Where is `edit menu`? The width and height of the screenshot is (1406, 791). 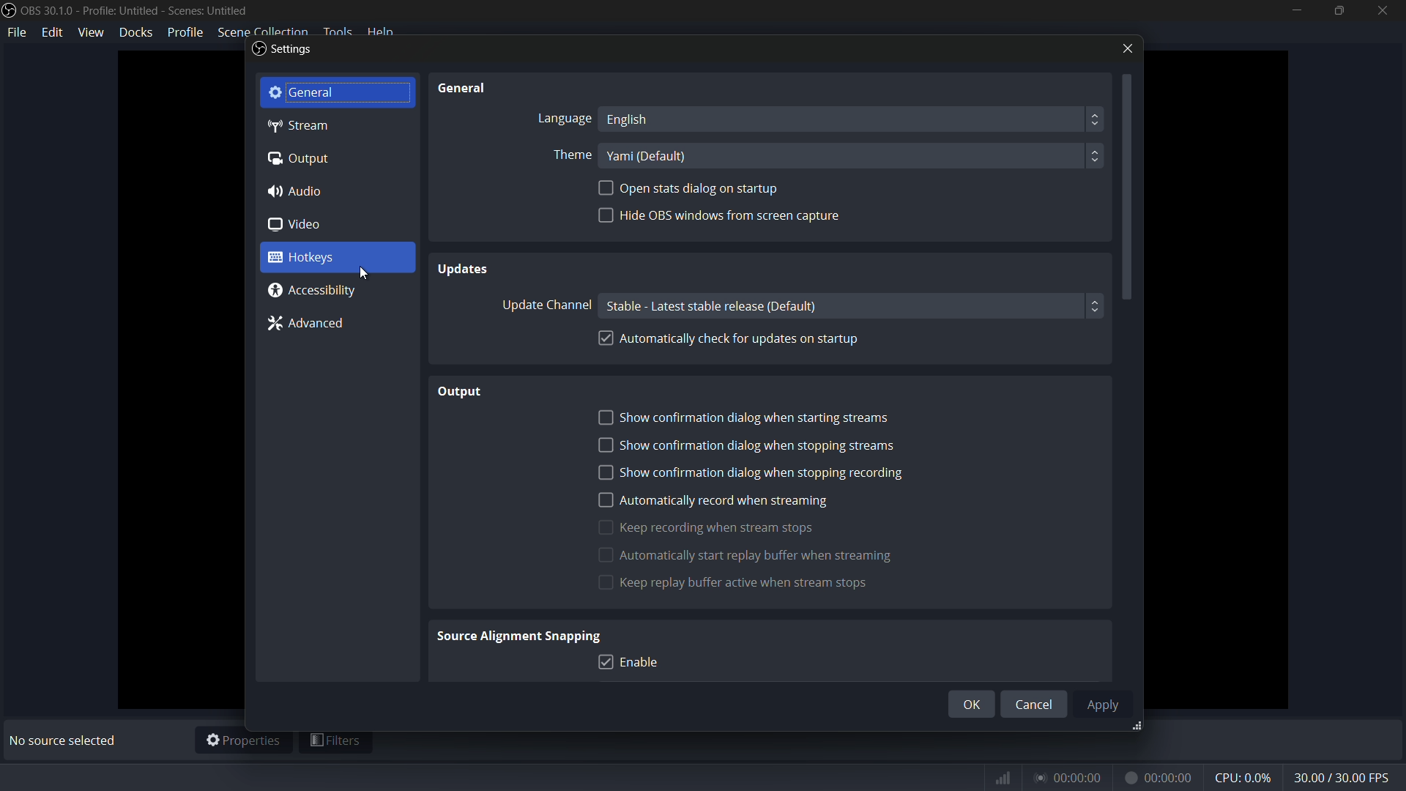
edit menu is located at coordinates (54, 31).